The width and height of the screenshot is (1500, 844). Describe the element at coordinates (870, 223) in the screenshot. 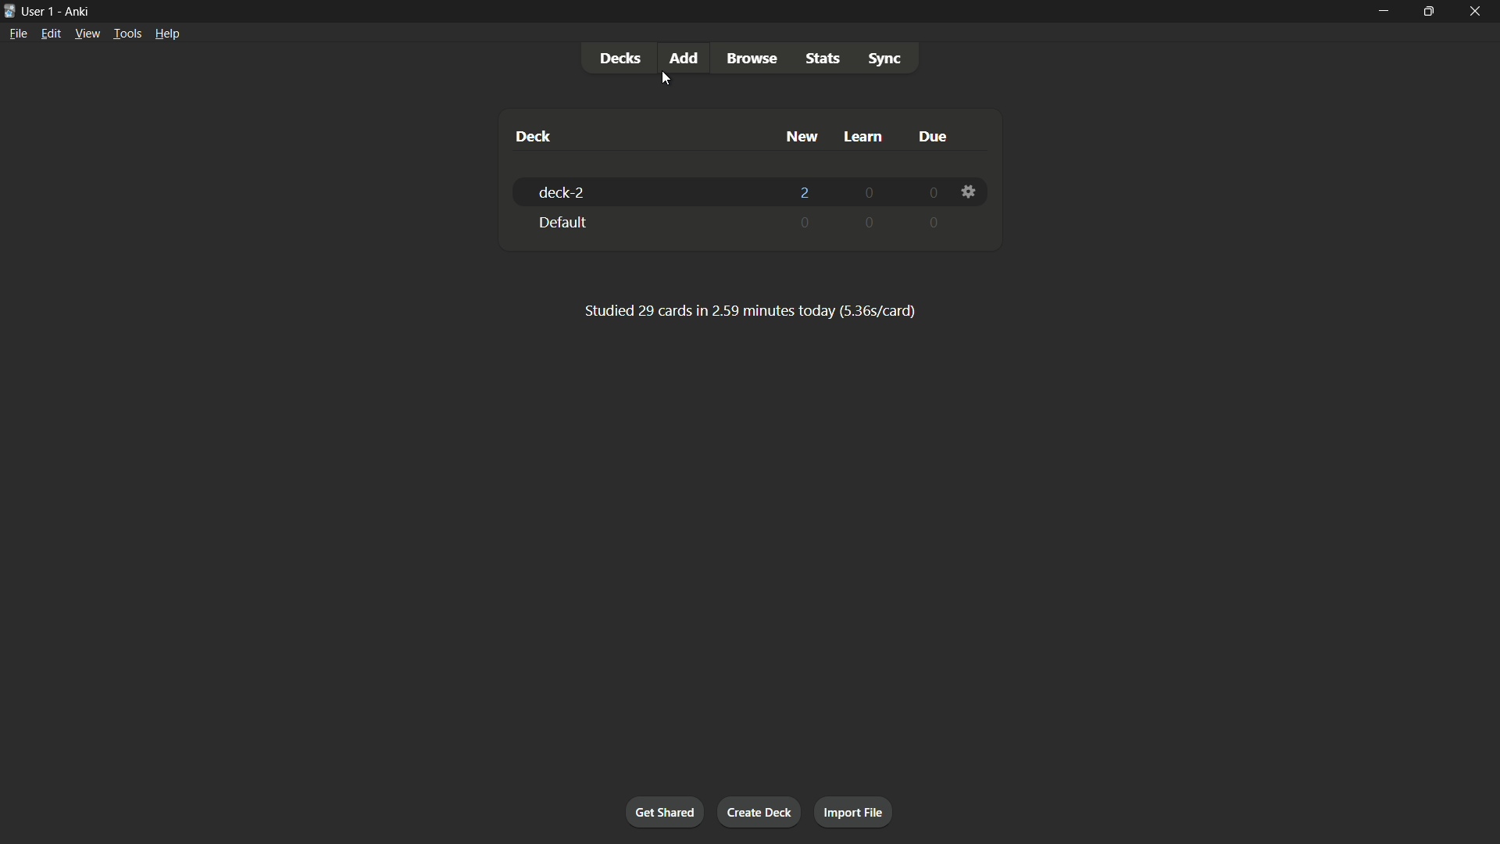

I see `0` at that location.